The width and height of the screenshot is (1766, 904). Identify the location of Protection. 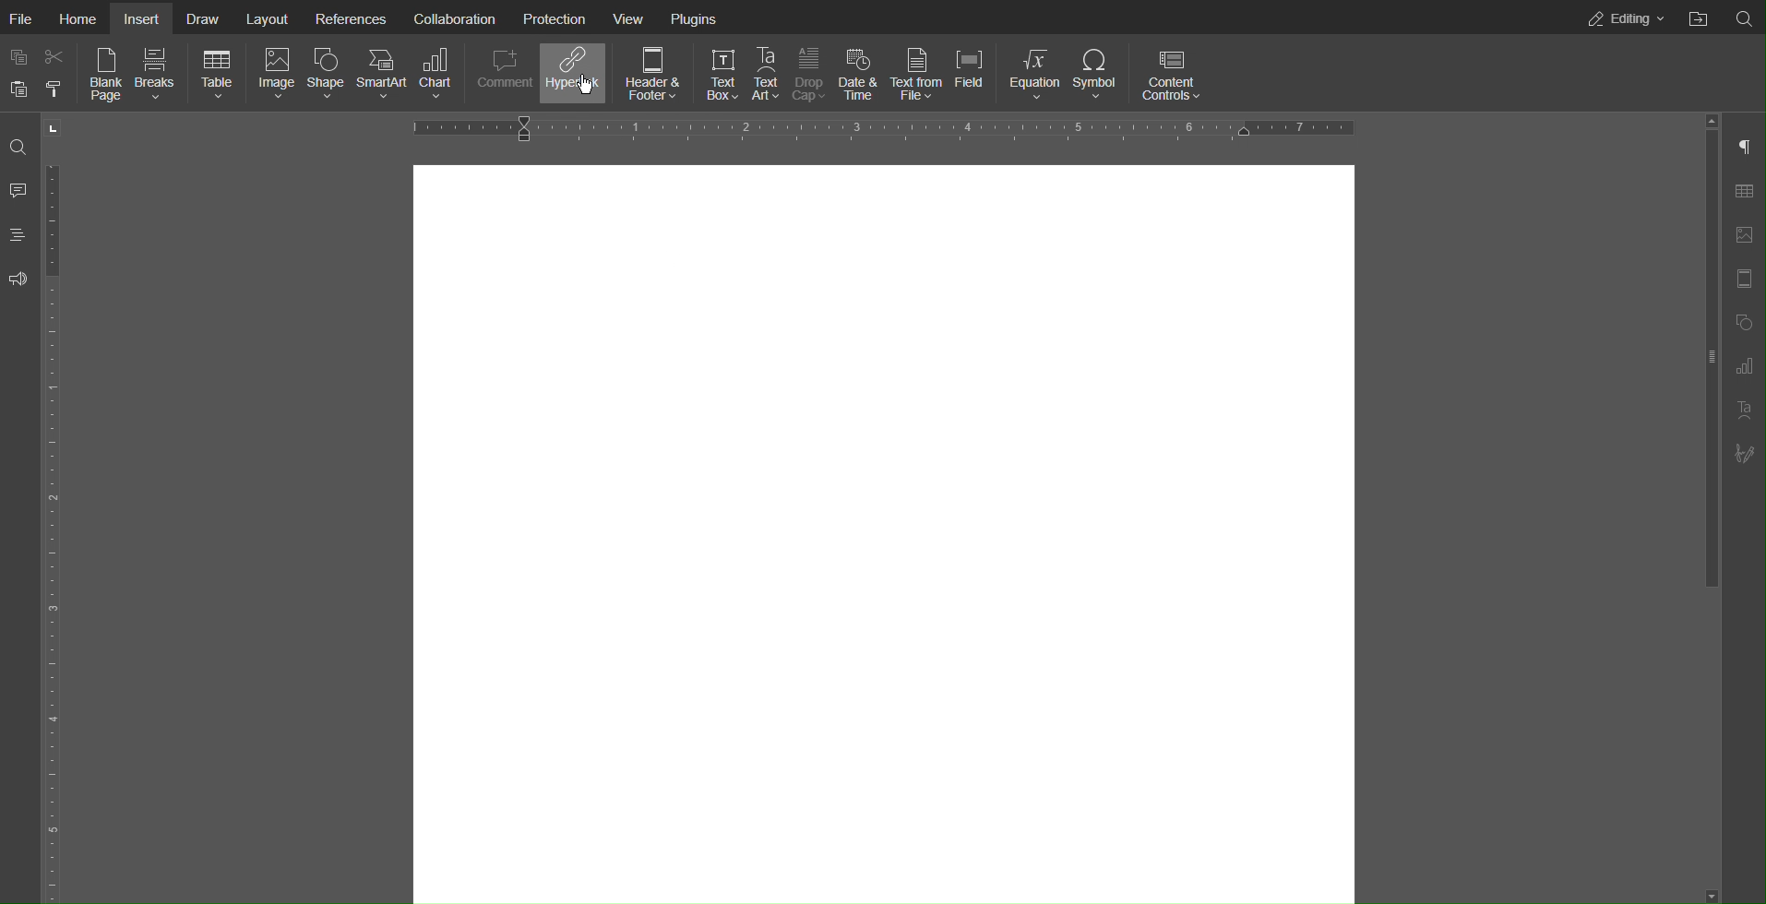
(551, 17).